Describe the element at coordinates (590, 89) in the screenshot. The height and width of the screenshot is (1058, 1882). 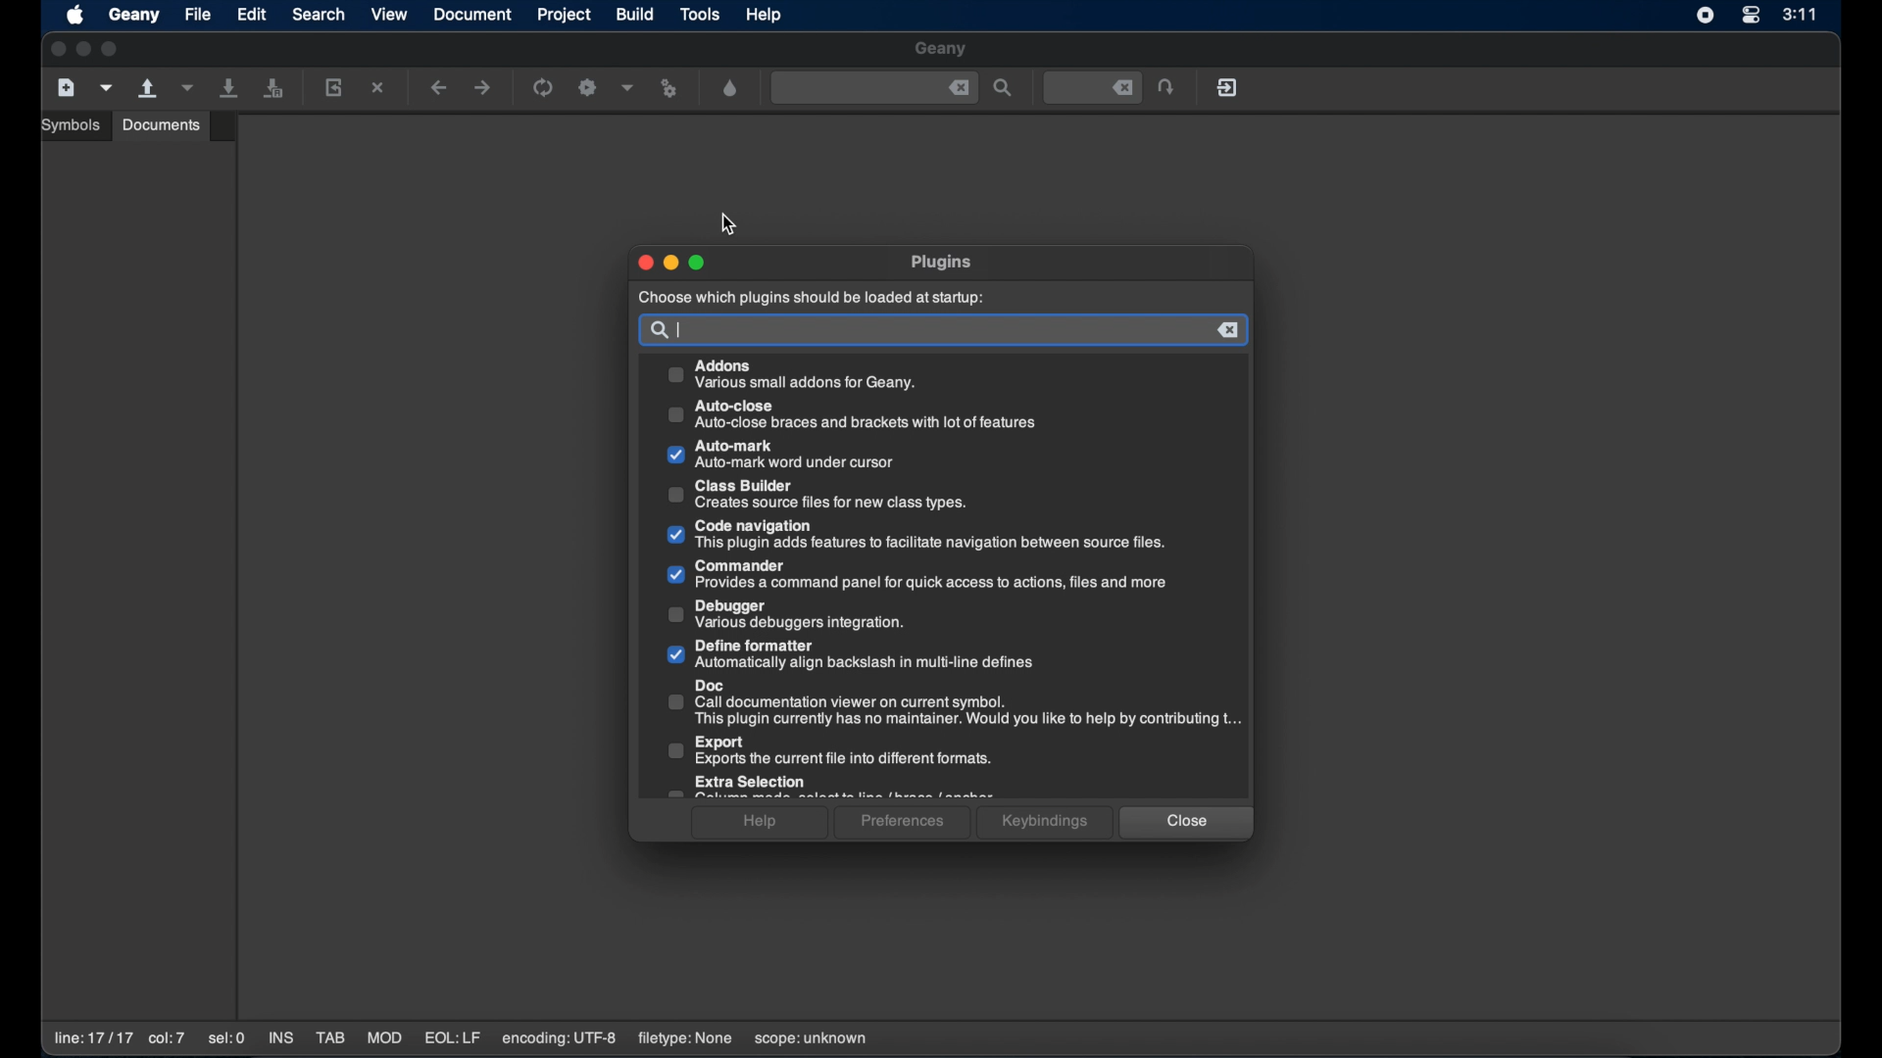
I see `build the current file` at that location.